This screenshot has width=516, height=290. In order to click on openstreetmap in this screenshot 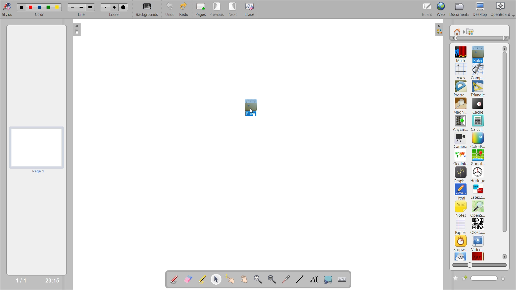, I will do `click(479, 209)`.